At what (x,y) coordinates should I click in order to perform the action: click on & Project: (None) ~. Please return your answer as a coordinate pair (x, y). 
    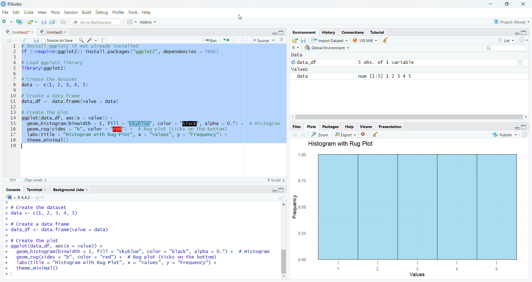
    Looking at the image, I should click on (511, 20).